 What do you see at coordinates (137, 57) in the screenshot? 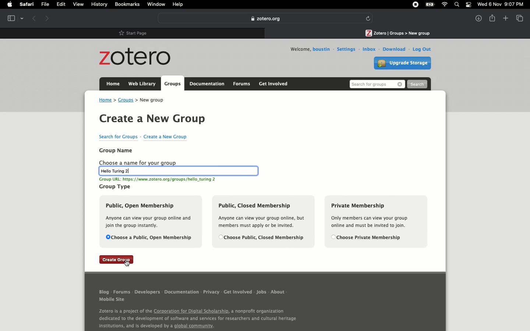
I see `Zotero` at bounding box center [137, 57].